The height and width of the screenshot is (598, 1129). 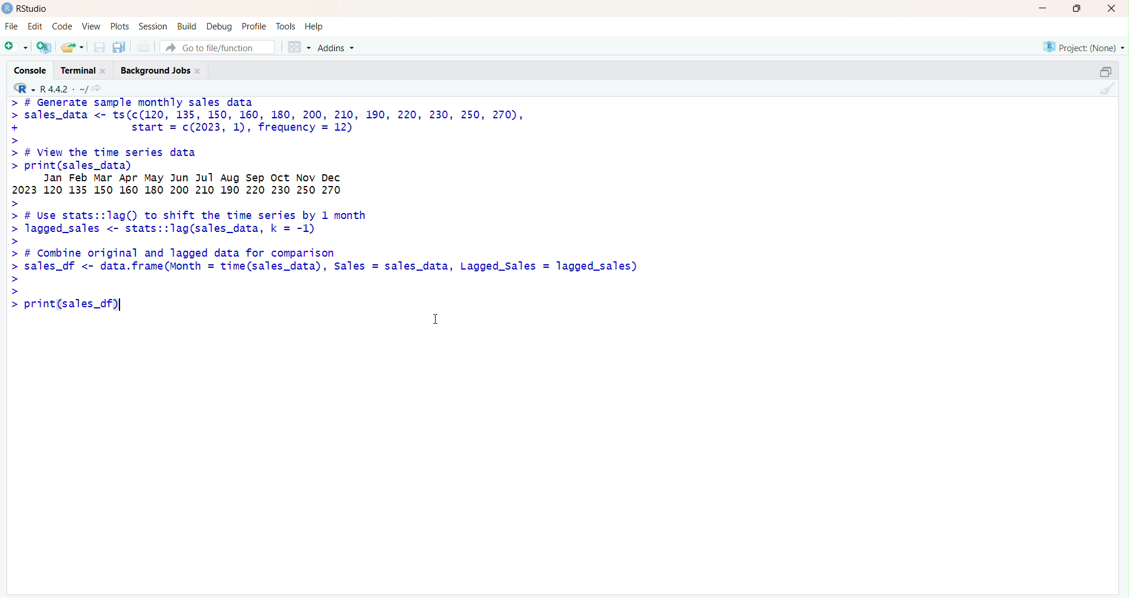 What do you see at coordinates (215, 185) in the screenshot?
I see `Jan Feb Mar Apr May Jun Jul Aug Sep Oct Nov Dec2023 120 135 150 160 180 200 210 190 220 230 250 270` at bounding box center [215, 185].